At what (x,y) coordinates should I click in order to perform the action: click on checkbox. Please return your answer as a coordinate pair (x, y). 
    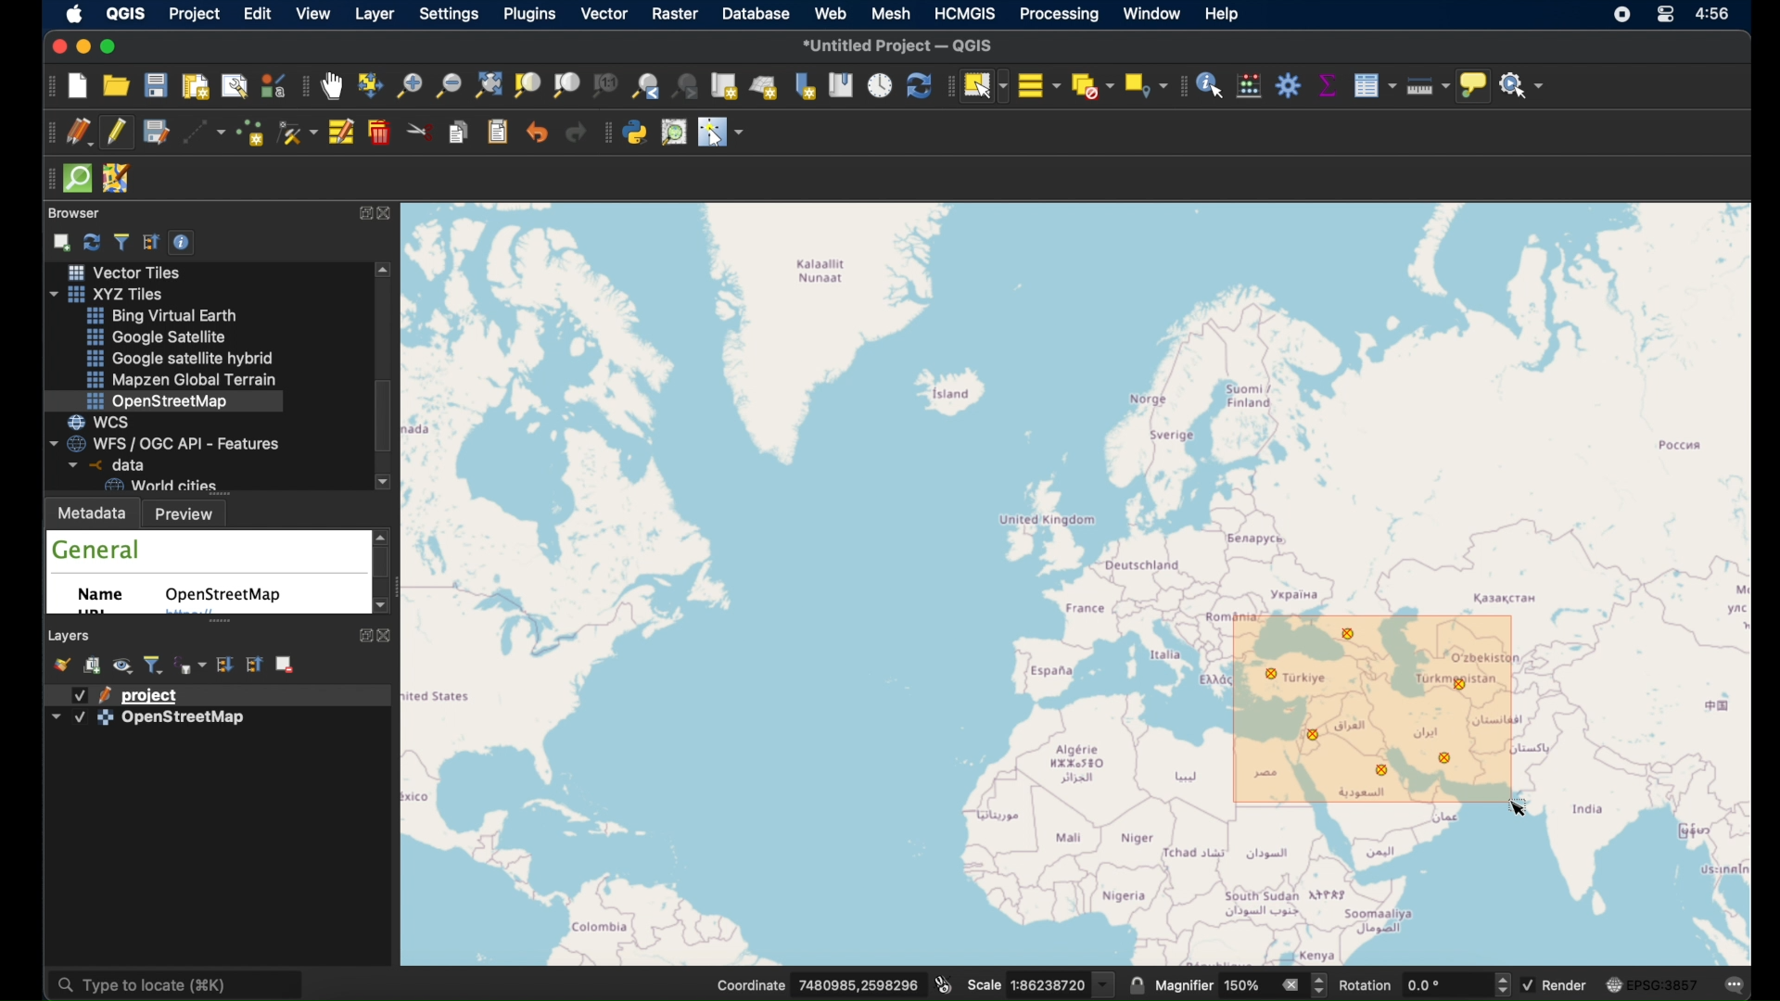
    Looking at the image, I should click on (80, 718).